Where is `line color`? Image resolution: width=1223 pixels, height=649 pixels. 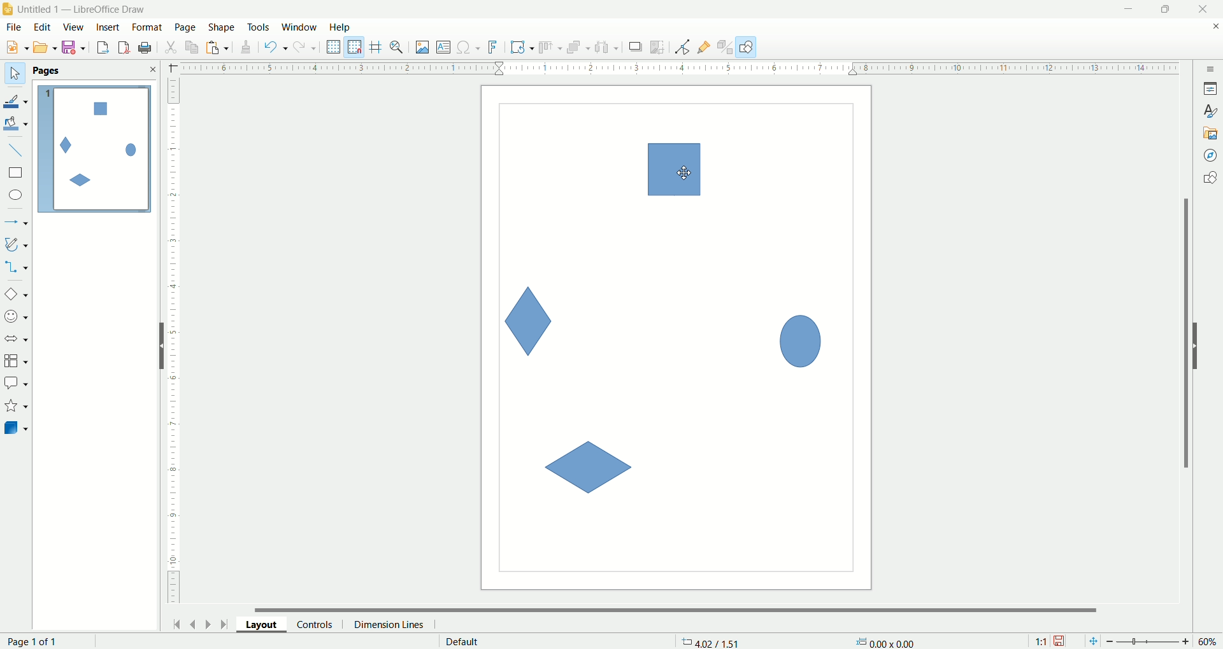 line color is located at coordinates (17, 100).